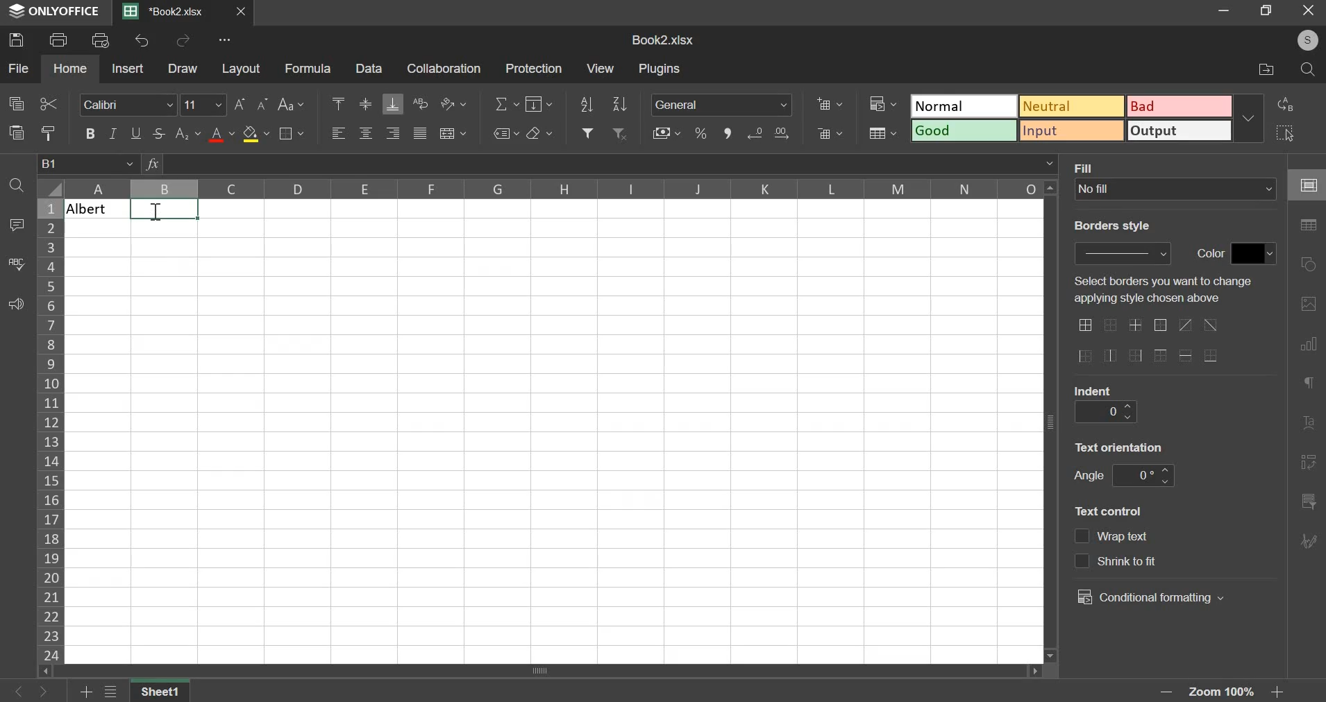 This screenshot has height=702, width=1326. Describe the element at coordinates (340, 102) in the screenshot. I see `align top` at that location.